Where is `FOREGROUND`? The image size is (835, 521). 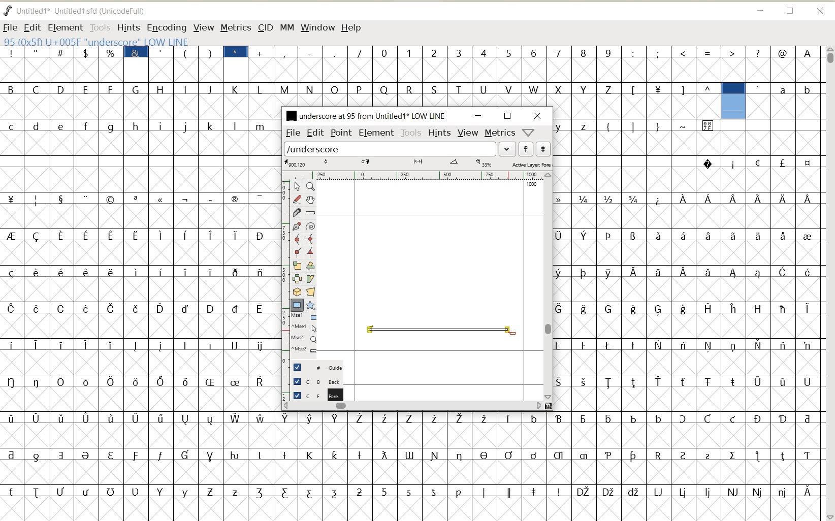
FOREGROUND is located at coordinates (313, 394).